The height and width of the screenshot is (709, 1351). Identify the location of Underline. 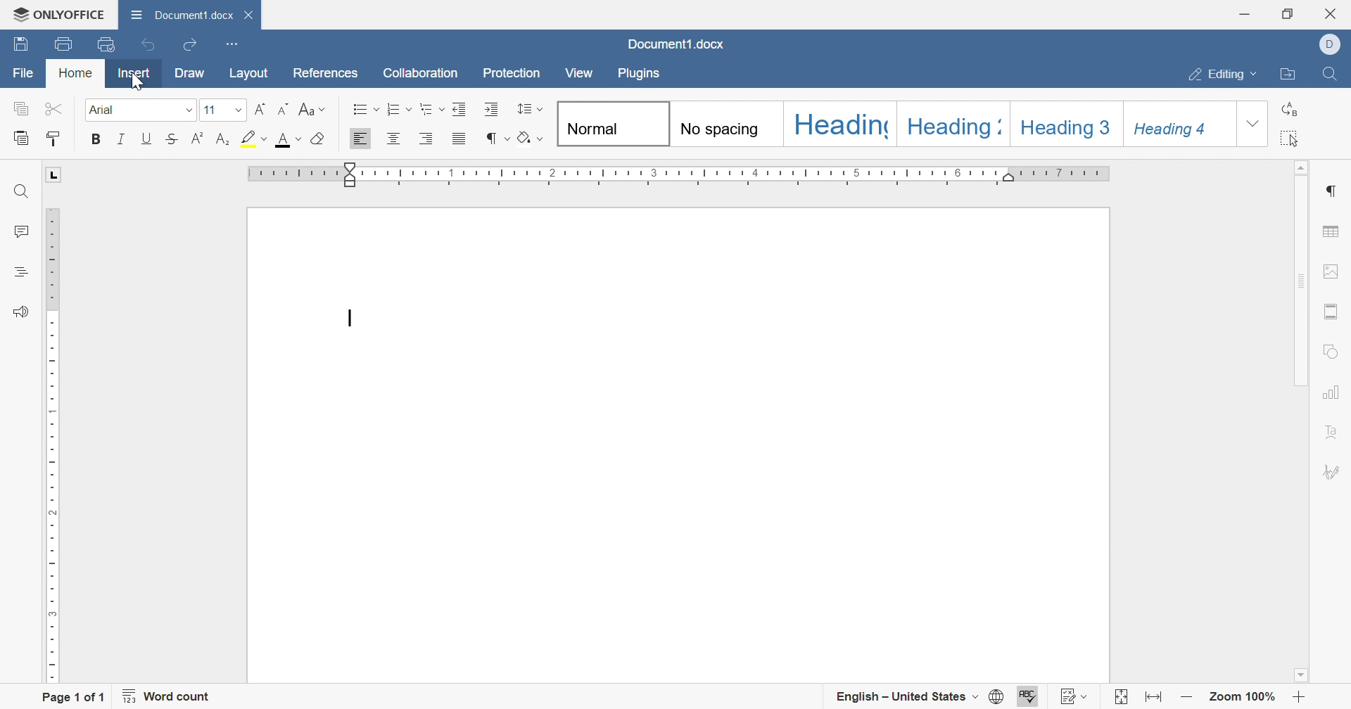
(146, 139).